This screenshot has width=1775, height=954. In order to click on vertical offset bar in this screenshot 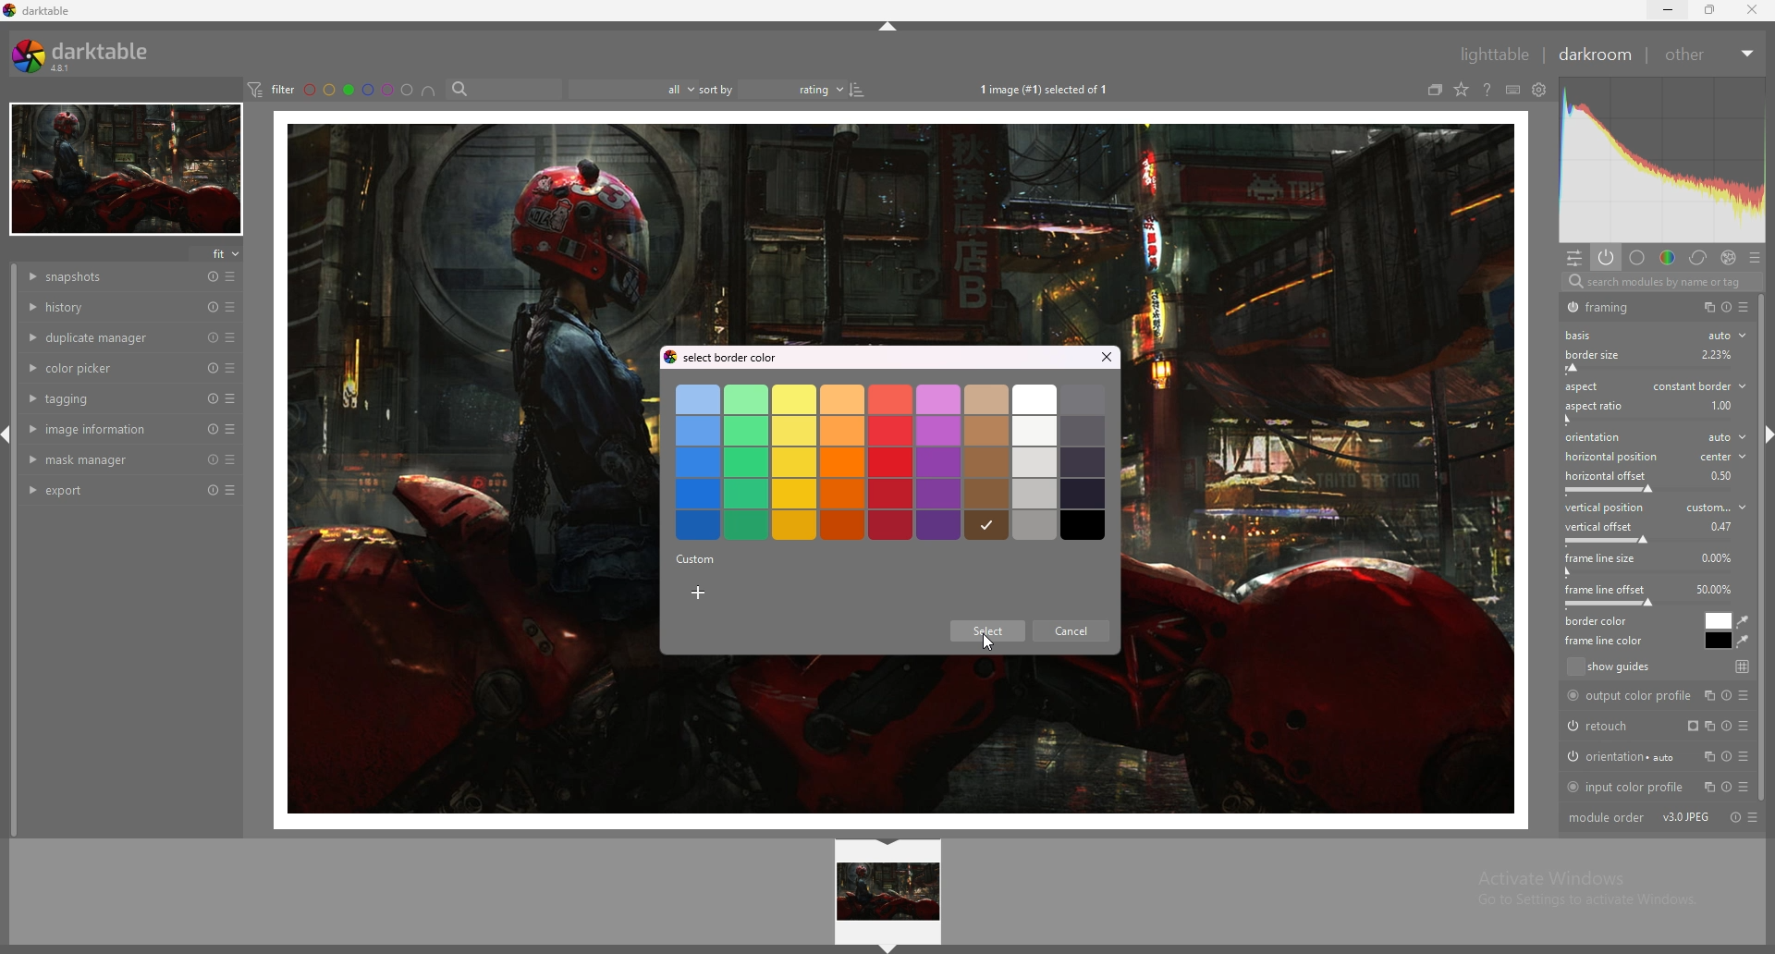, I will do `click(1651, 541)`.